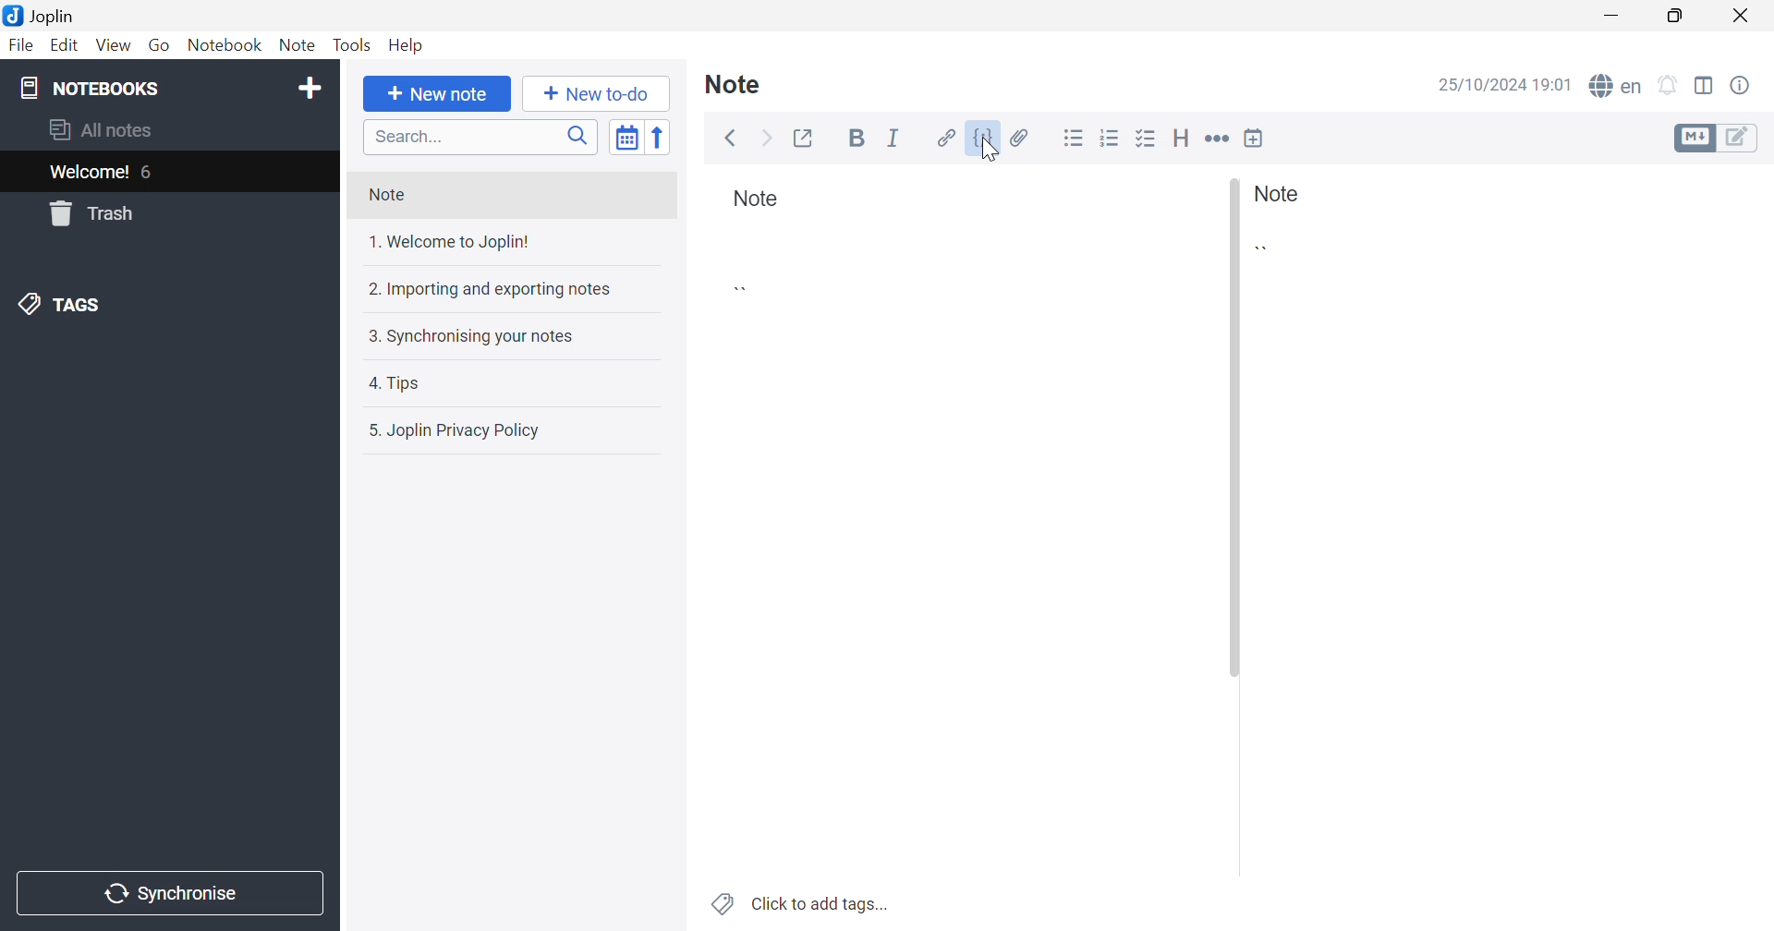 The width and height of the screenshot is (1774, 931). What do you see at coordinates (1746, 16) in the screenshot?
I see `Close` at bounding box center [1746, 16].